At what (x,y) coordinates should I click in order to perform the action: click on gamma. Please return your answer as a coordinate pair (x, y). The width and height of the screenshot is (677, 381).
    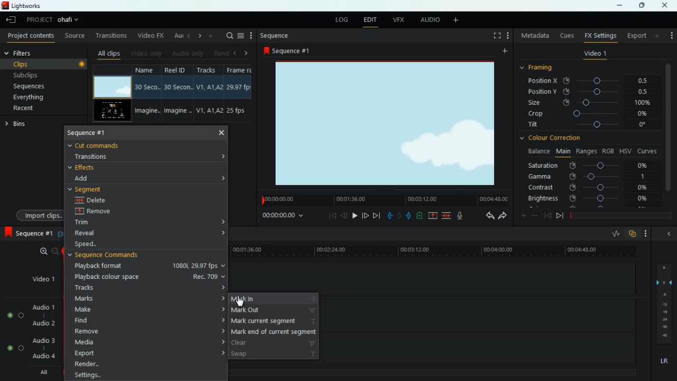
    Looking at the image, I should click on (593, 177).